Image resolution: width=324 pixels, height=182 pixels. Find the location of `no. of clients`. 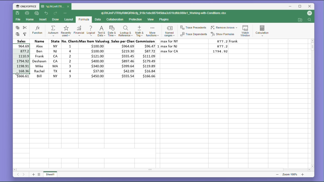

no. of clients is located at coordinates (69, 59).